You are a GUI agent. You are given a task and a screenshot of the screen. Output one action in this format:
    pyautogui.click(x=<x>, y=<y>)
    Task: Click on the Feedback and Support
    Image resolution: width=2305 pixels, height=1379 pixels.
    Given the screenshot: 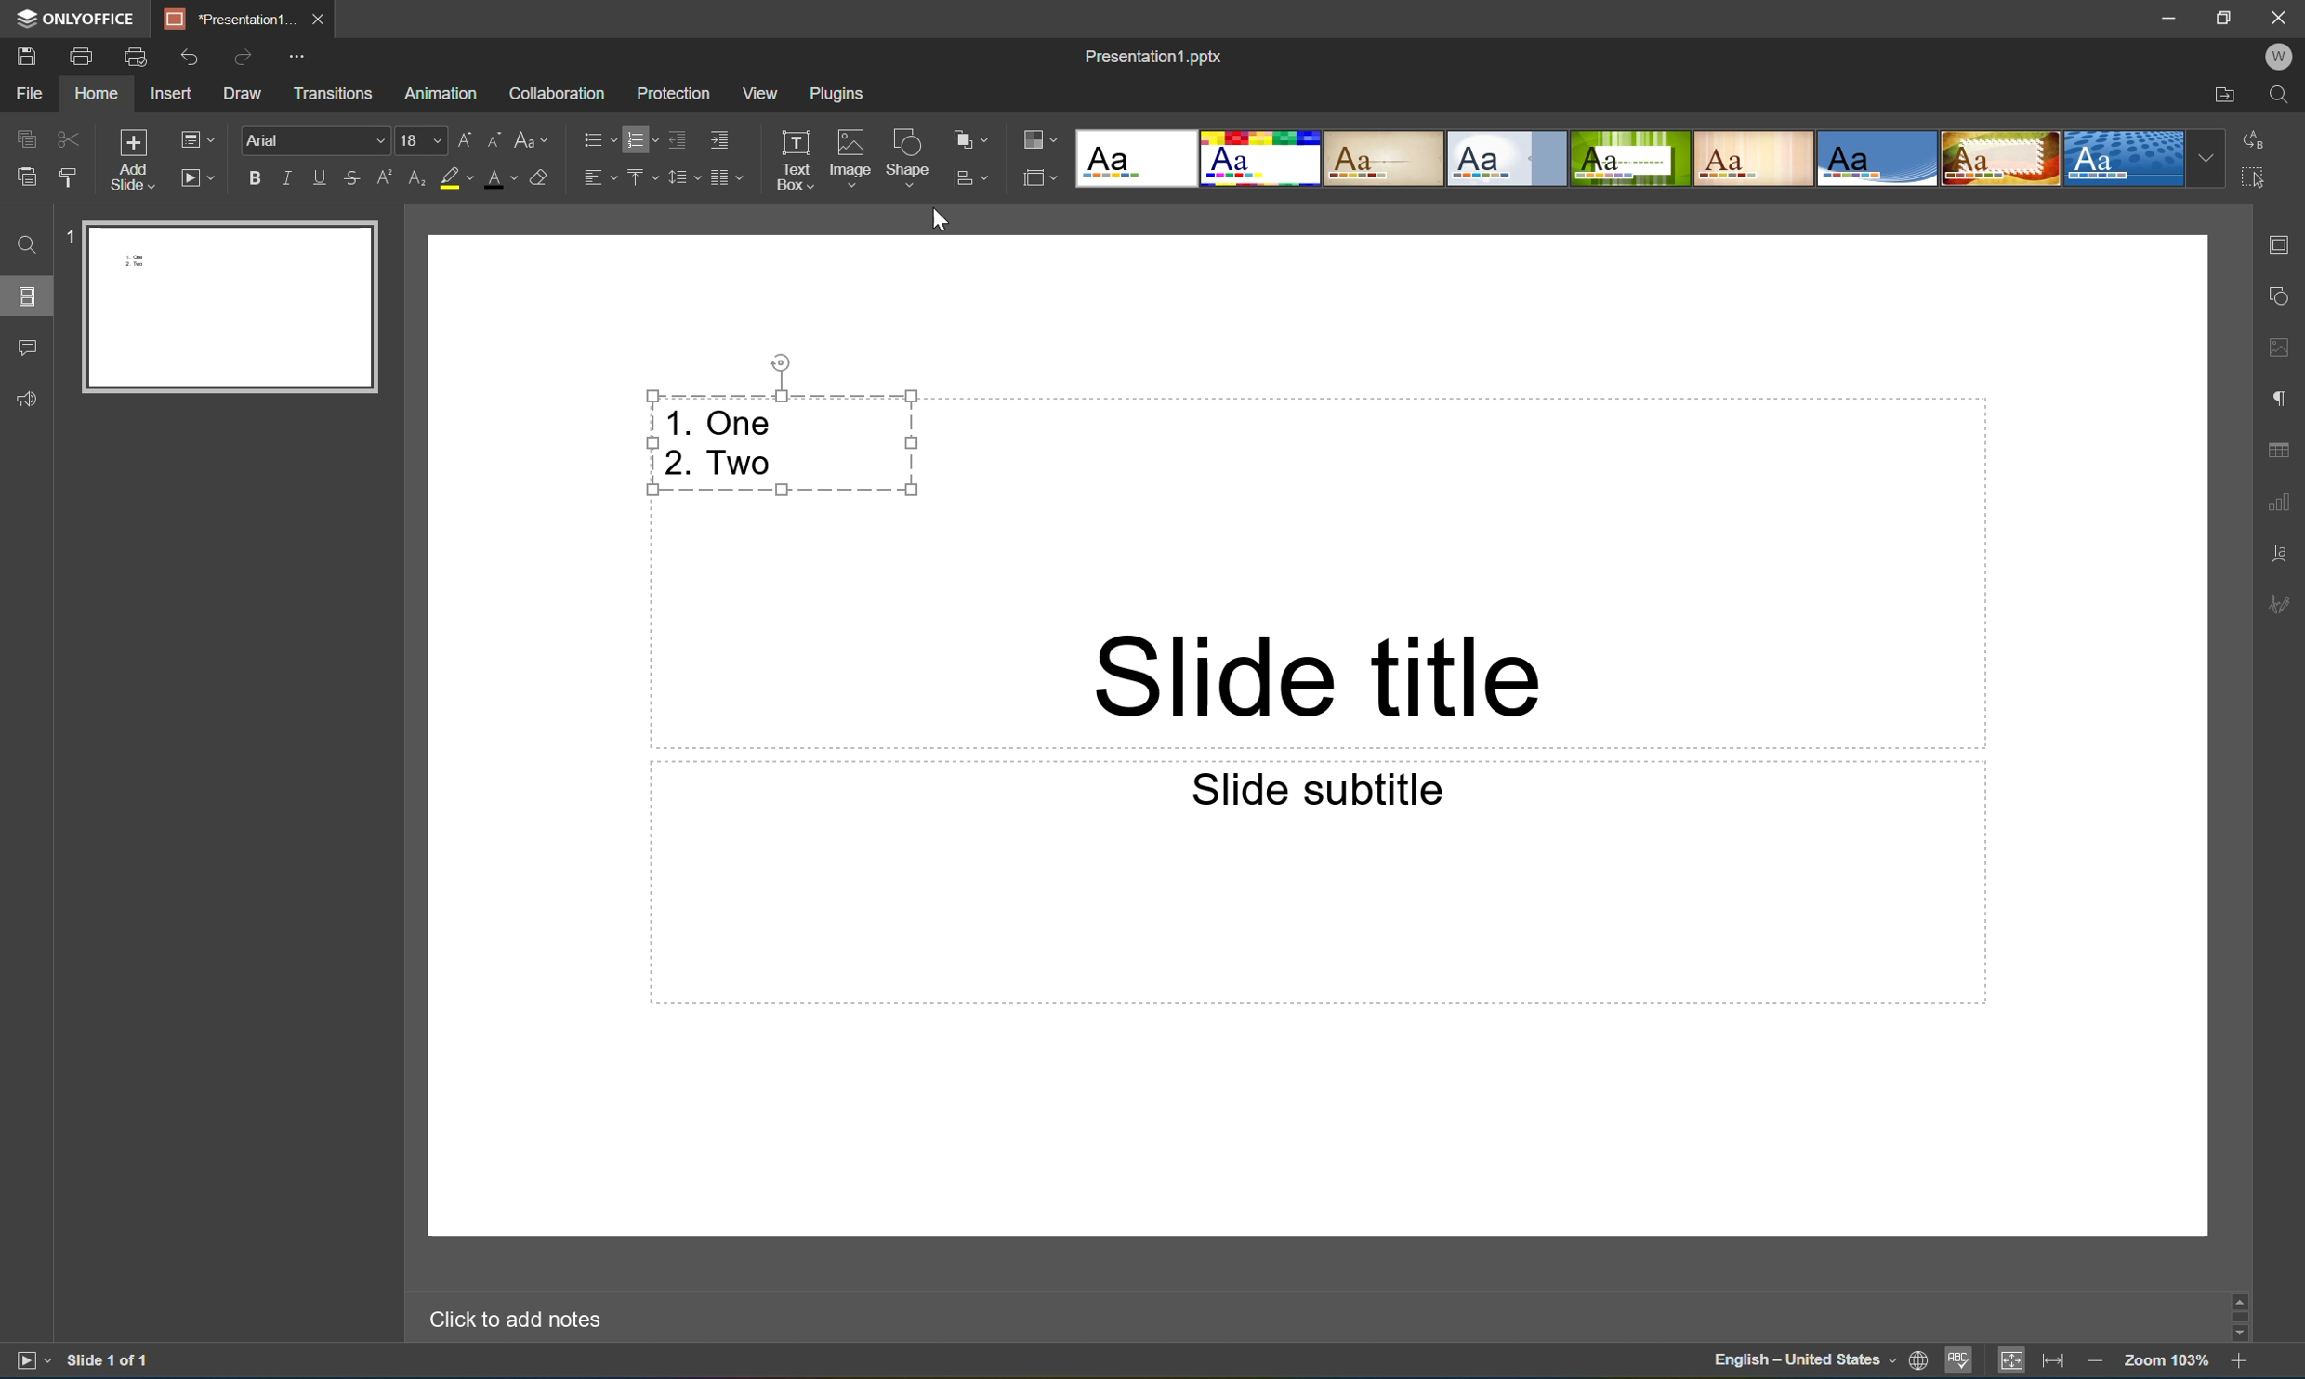 What is the action you would take?
    pyautogui.click(x=31, y=403)
    